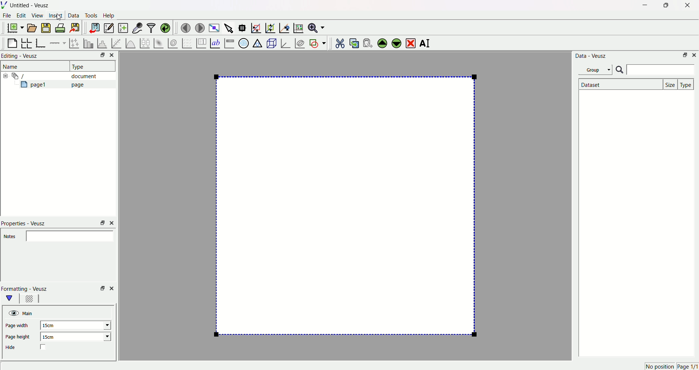  Describe the element at coordinates (44, 347) in the screenshot. I see `checkbox` at that location.